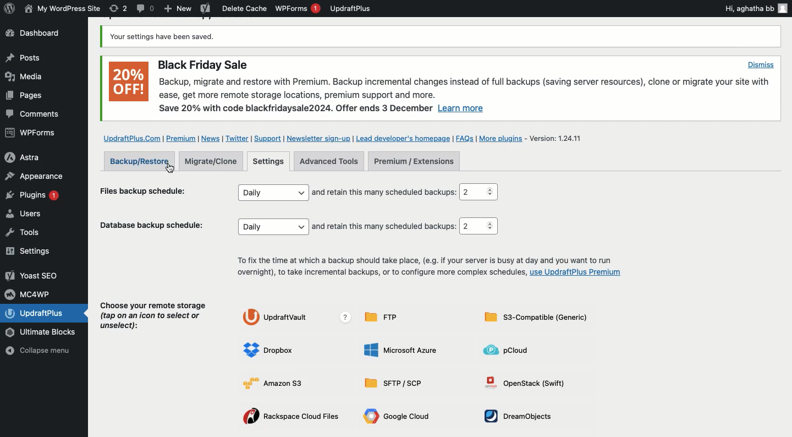  What do you see at coordinates (510, 350) in the screenshot?
I see `pCLoud` at bounding box center [510, 350].